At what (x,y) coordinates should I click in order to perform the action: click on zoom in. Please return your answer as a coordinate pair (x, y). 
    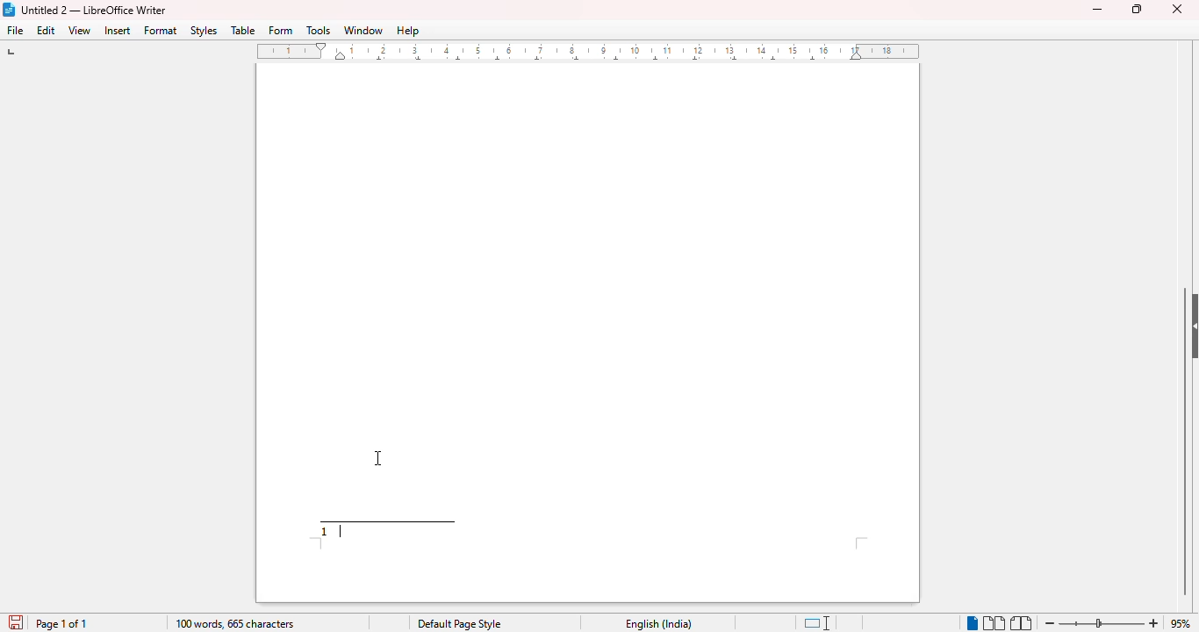
    Looking at the image, I should click on (1154, 622).